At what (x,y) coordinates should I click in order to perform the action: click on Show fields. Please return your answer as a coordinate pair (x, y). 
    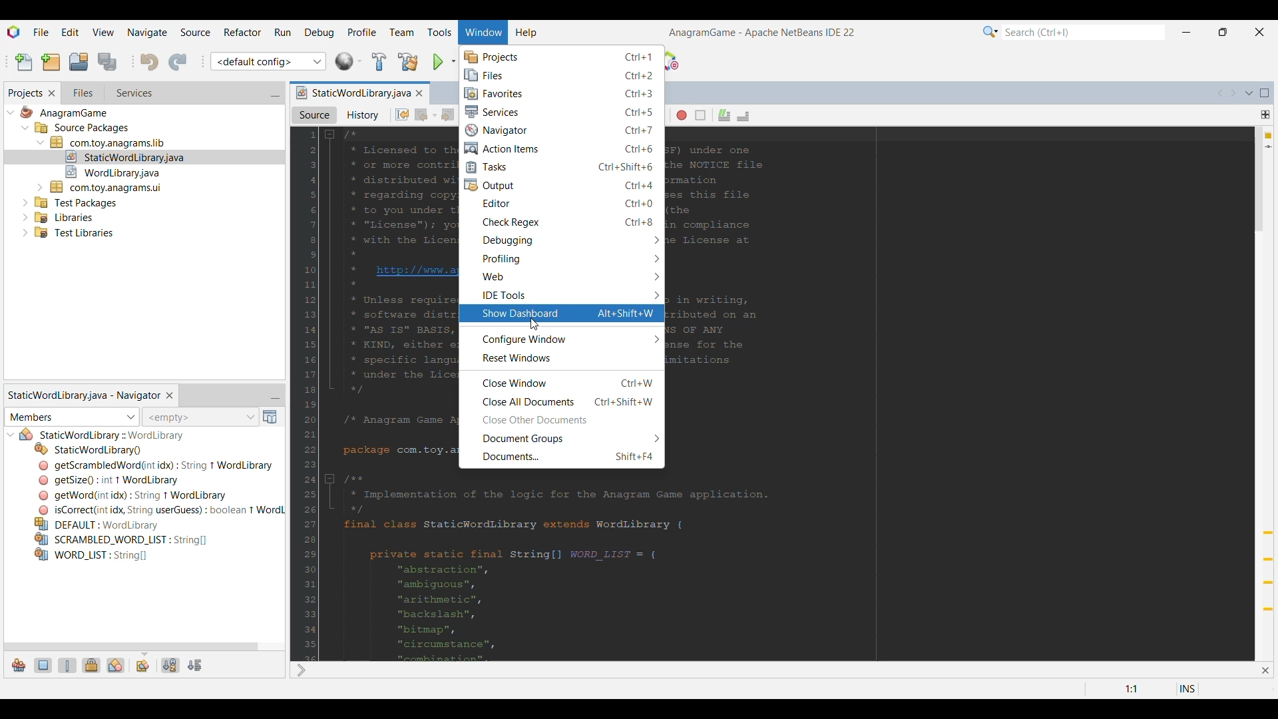
    Looking at the image, I should click on (44, 666).